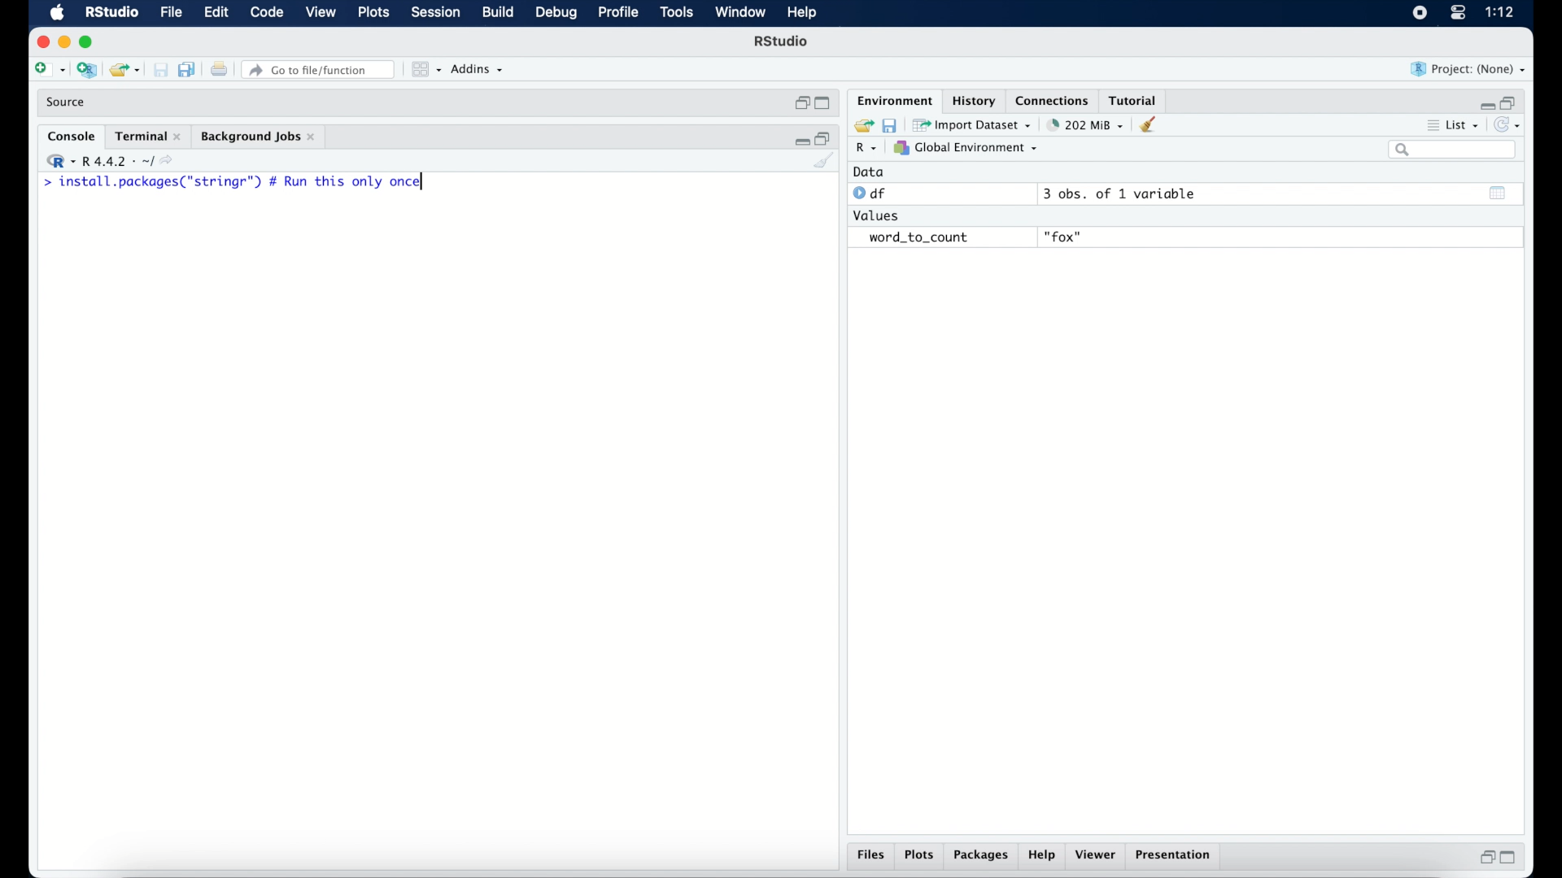 The height and width of the screenshot is (878, 1562). I want to click on save, so click(892, 124).